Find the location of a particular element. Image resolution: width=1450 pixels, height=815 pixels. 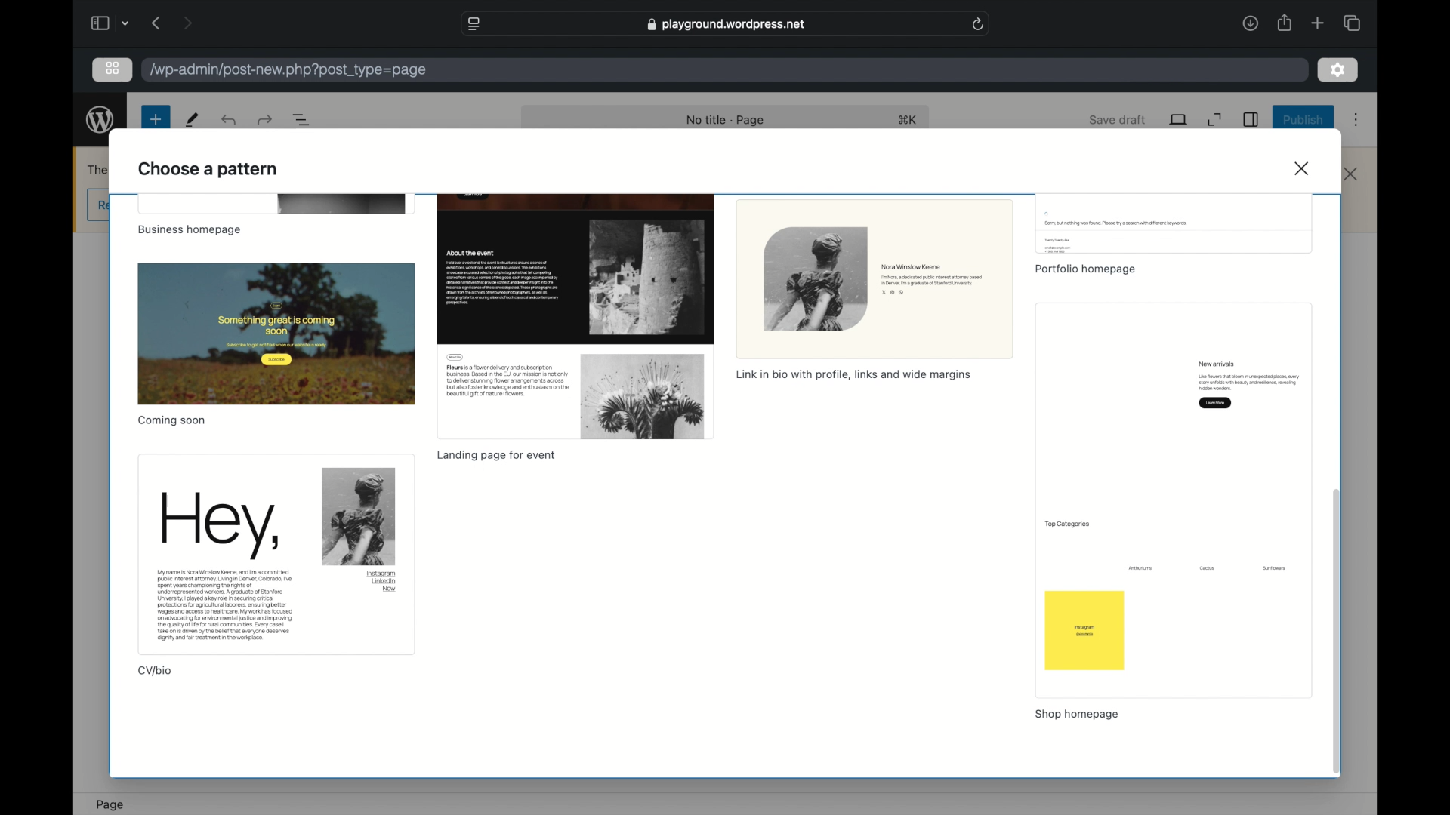

landing page for event is located at coordinates (497, 456).